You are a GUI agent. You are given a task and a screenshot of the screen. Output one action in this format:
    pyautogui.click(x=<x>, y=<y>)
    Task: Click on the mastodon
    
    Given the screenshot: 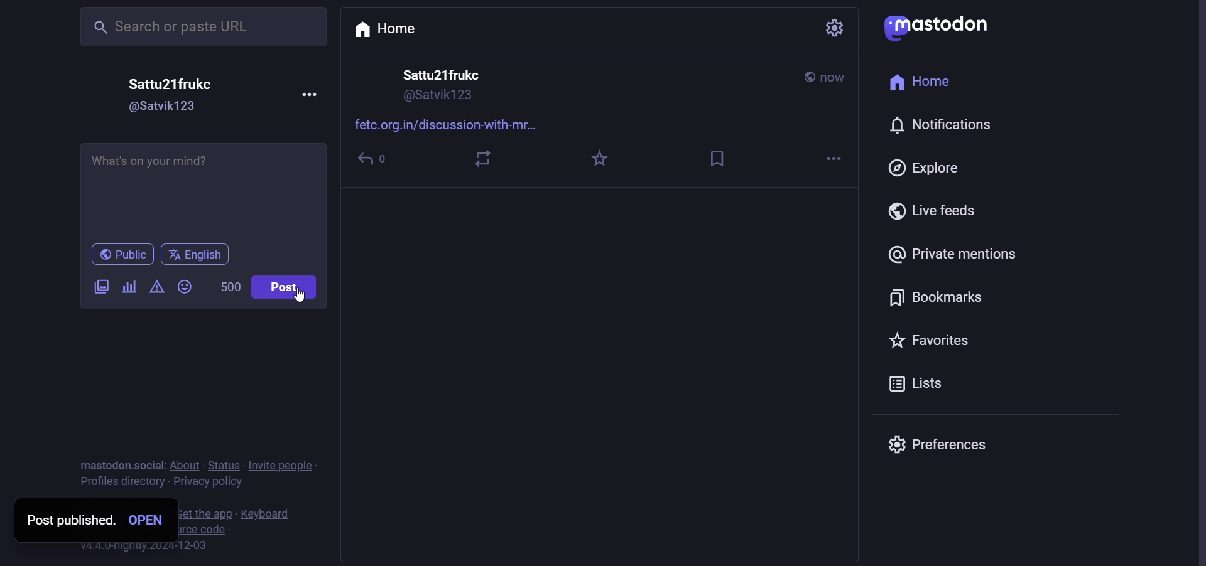 What is the action you would take?
    pyautogui.click(x=941, y=26)
    